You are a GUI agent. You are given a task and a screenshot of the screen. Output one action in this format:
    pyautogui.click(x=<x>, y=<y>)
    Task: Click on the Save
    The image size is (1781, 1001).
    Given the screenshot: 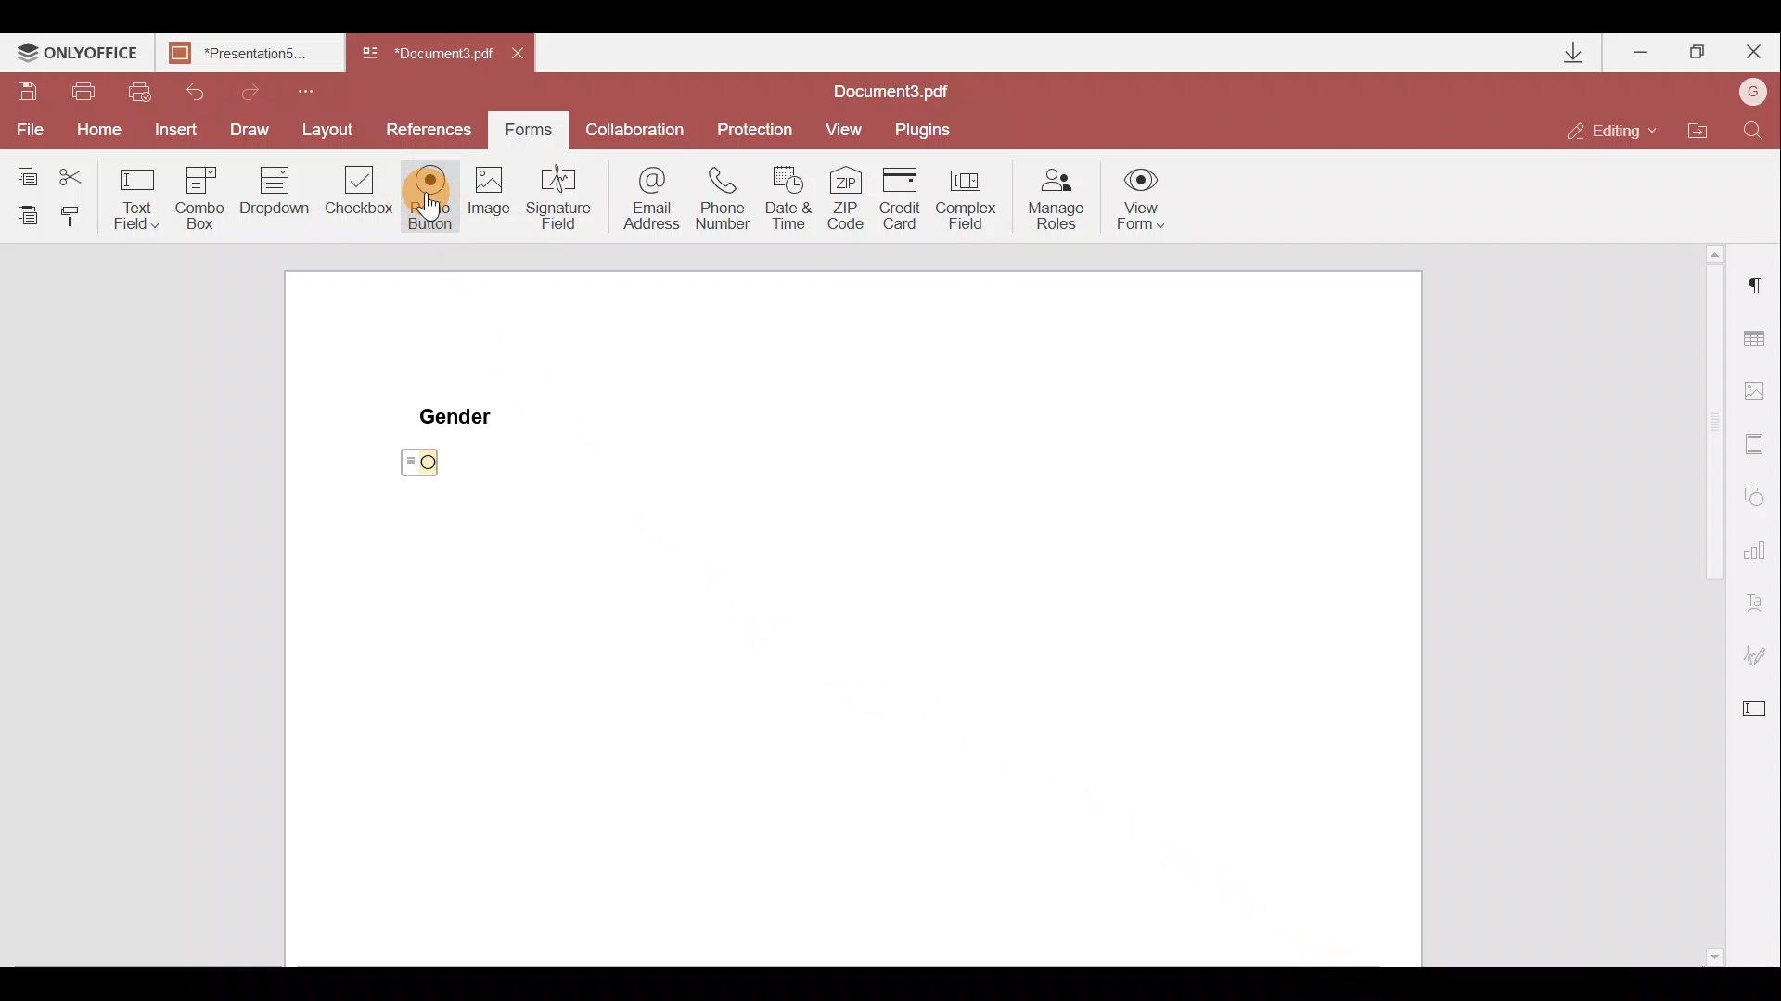 What is the action you would take?
    pyautogui.click(x=30, y=93)
    